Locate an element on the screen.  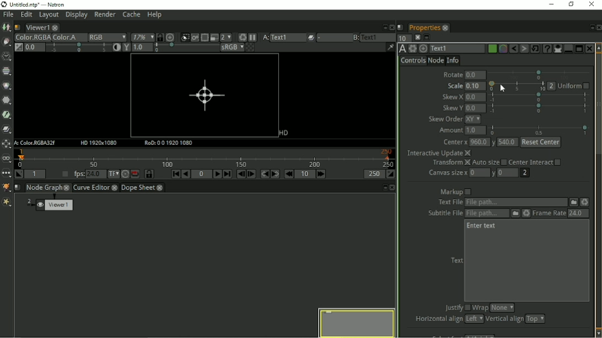
Overlay color is located at coordinates (502, 49).